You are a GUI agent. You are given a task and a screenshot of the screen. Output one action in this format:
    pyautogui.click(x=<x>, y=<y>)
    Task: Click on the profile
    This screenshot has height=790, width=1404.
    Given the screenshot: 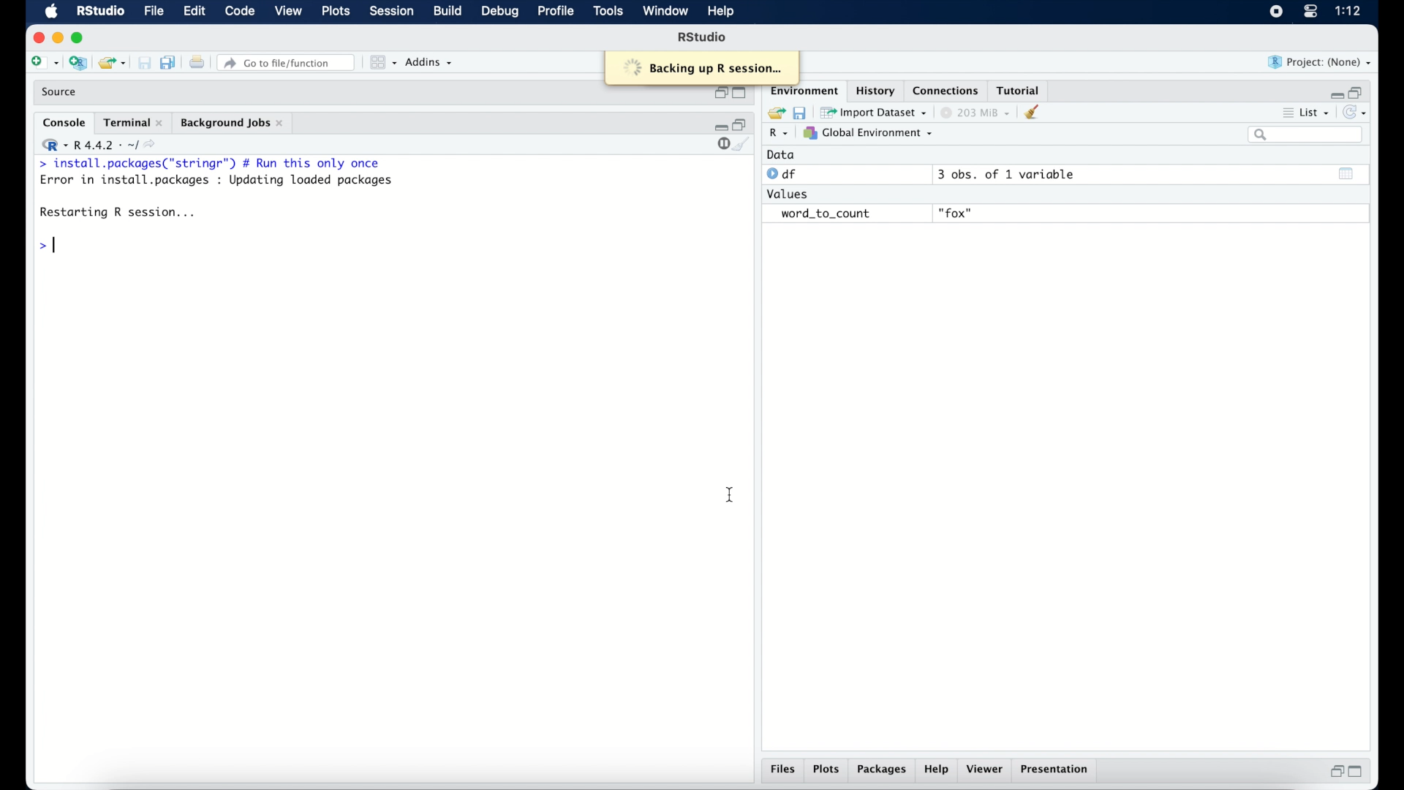 What is the action you would take?
    pyautogui.click(x=554, y=12)
    